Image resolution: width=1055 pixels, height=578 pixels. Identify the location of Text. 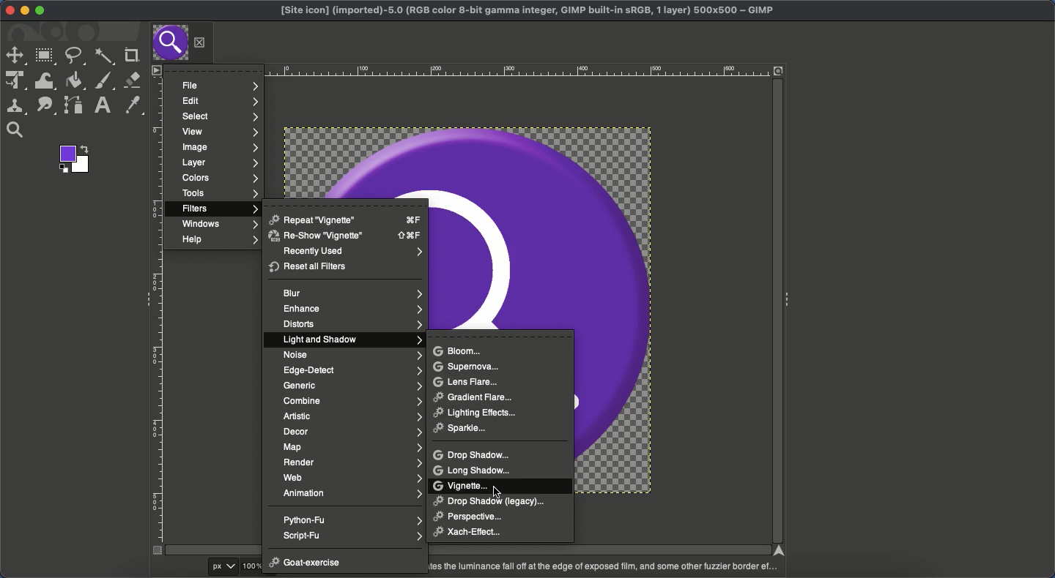
(100, 105).